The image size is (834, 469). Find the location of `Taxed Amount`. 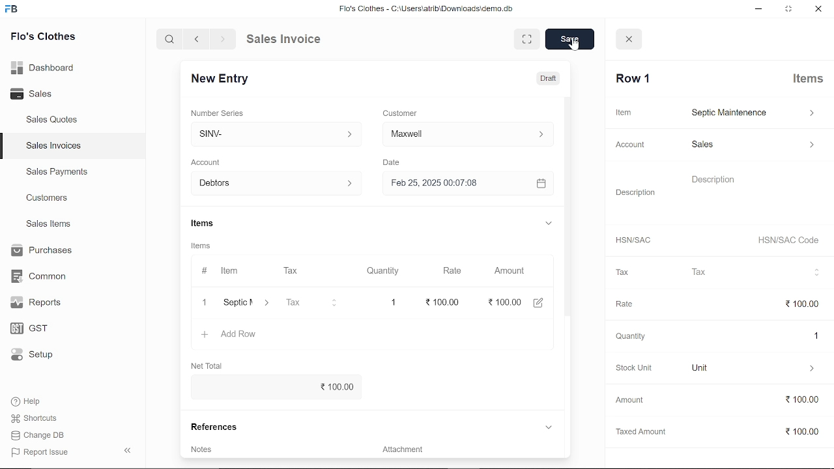

Taxed Amount is located at coordinates (637, 429).